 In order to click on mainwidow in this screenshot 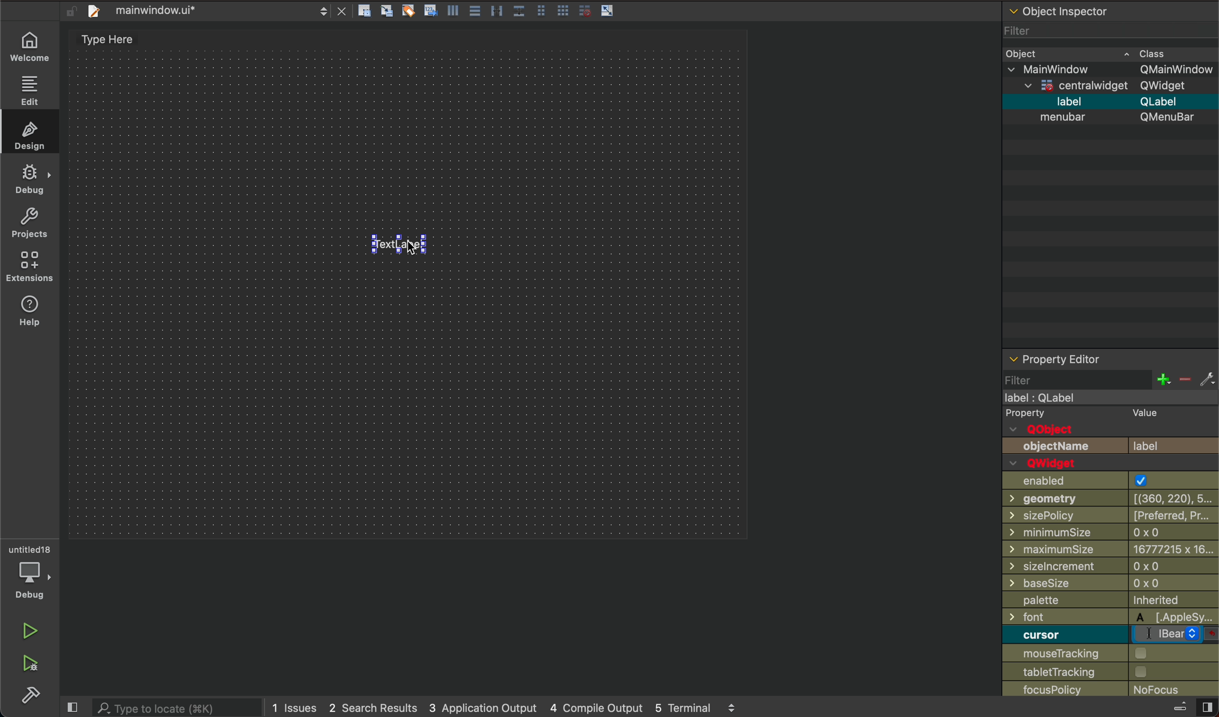, I will do `click(1055, 69)`.